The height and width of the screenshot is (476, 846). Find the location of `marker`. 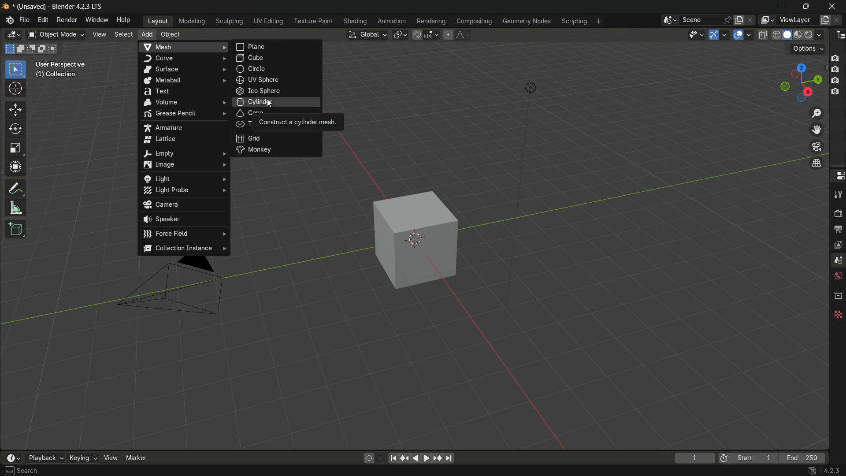

marker is located at coordinates (137, 457).